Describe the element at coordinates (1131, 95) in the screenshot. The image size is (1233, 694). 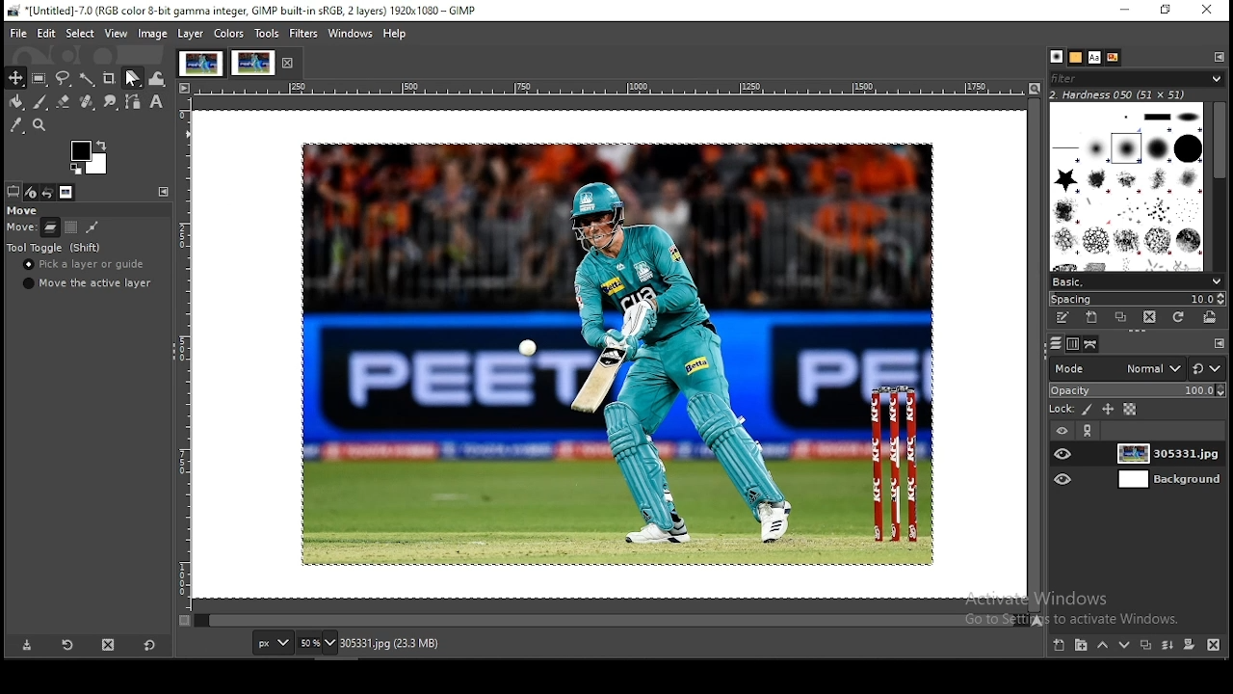
I see `hardness 050 (51x51)` at that location.